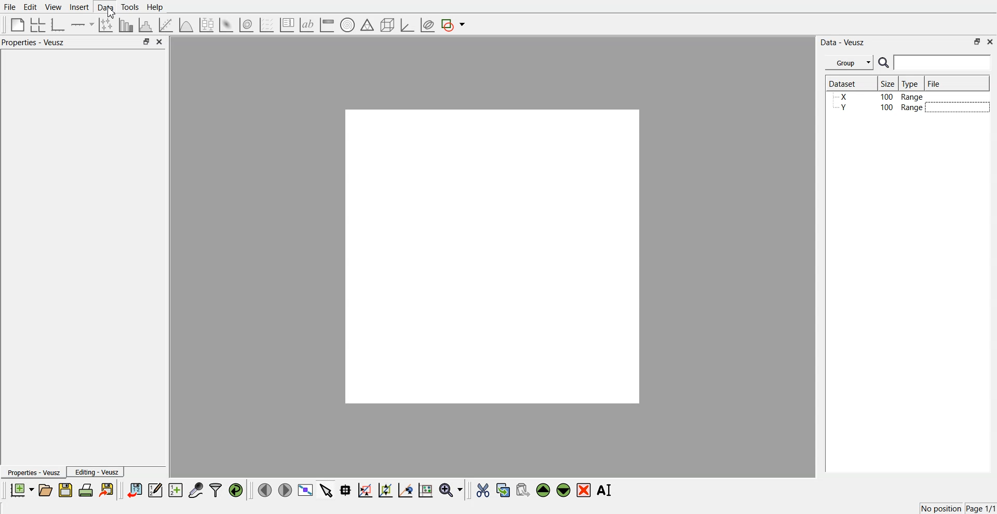 This screenshot has height=514, width=997. Describe the element at coordinates (65, 490) in the screenshot. I see `Save the document` at that location.